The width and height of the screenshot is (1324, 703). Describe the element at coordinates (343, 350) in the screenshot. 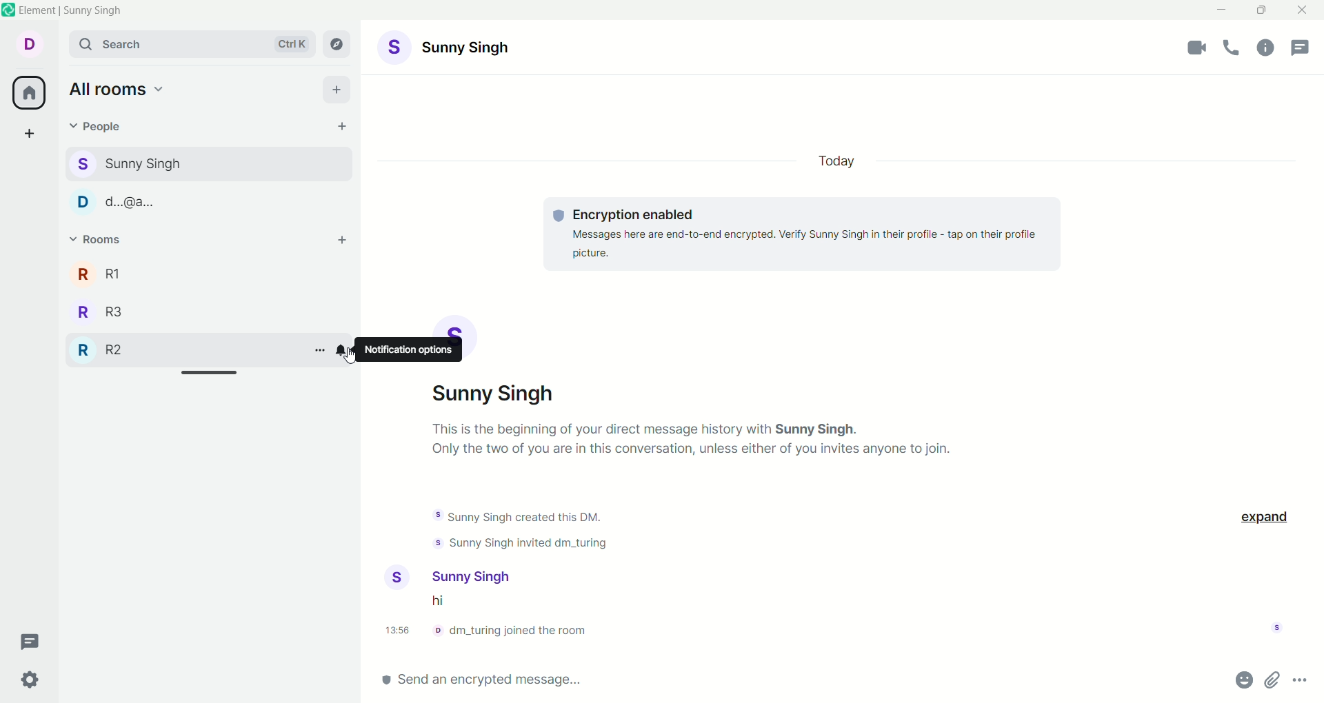

I see `notification` at that location.